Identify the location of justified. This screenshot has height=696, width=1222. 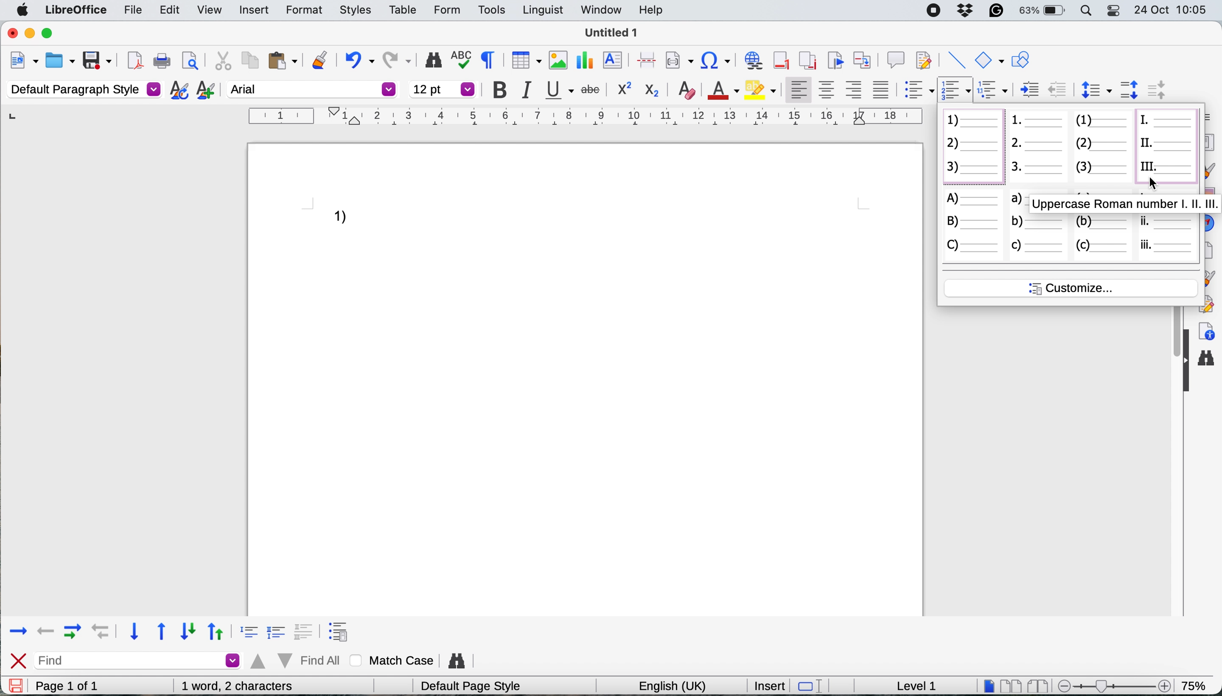
(884, 89).